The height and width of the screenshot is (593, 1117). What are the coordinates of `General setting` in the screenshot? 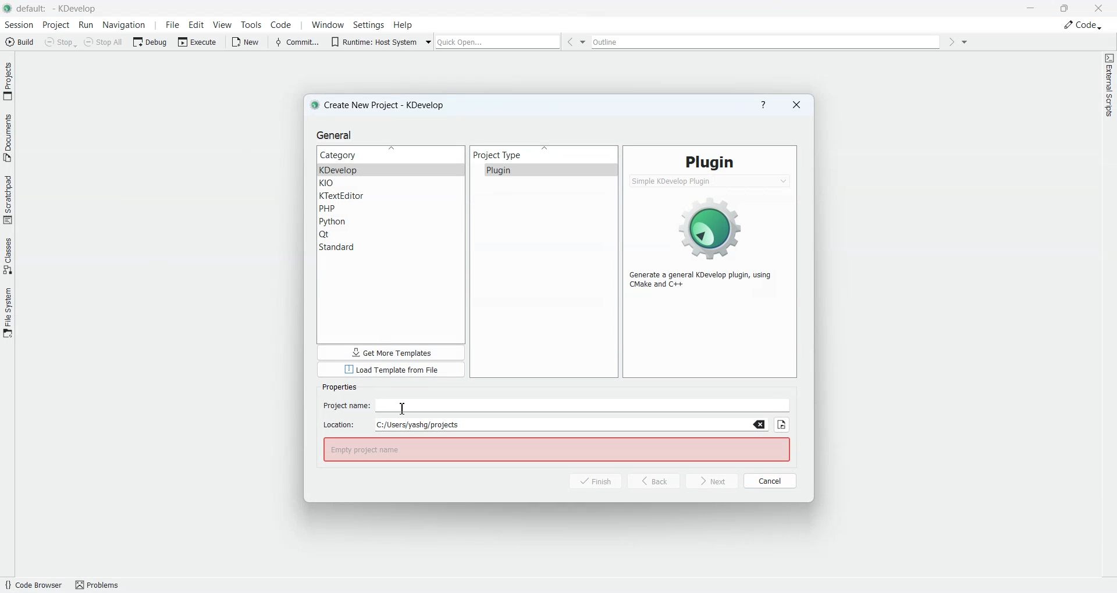 It's located at (336, 135).